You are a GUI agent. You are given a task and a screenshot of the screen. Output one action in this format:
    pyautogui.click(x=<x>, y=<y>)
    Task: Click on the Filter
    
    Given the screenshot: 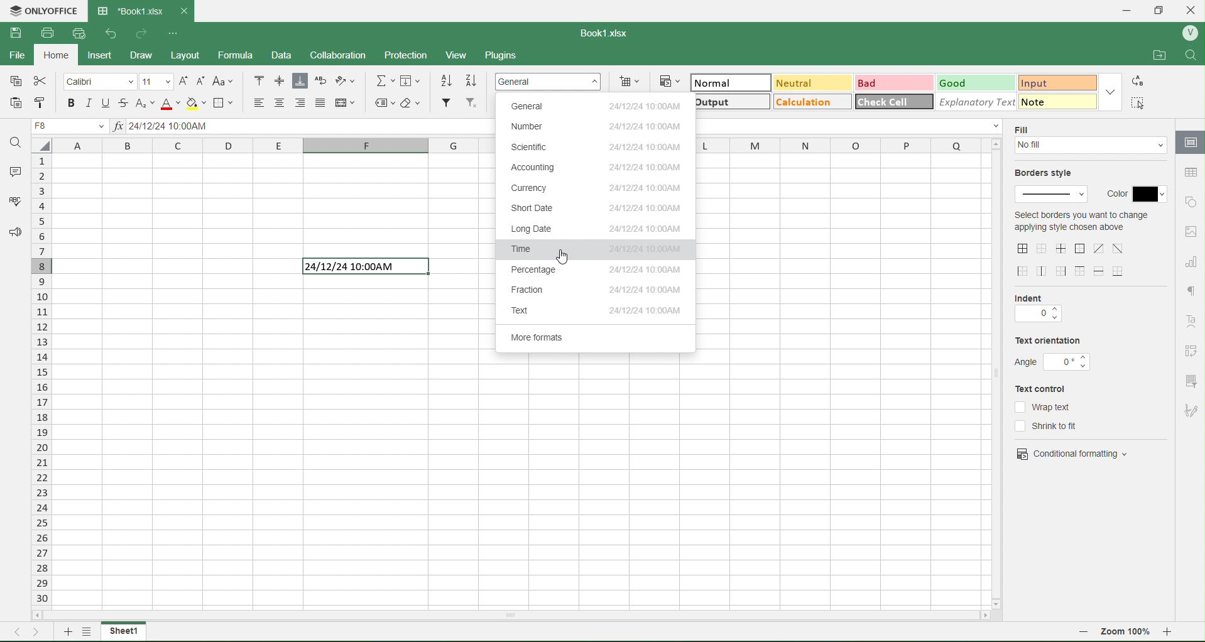 What is the action you would take?
    pyautogui.click(x=445, y=103)
    